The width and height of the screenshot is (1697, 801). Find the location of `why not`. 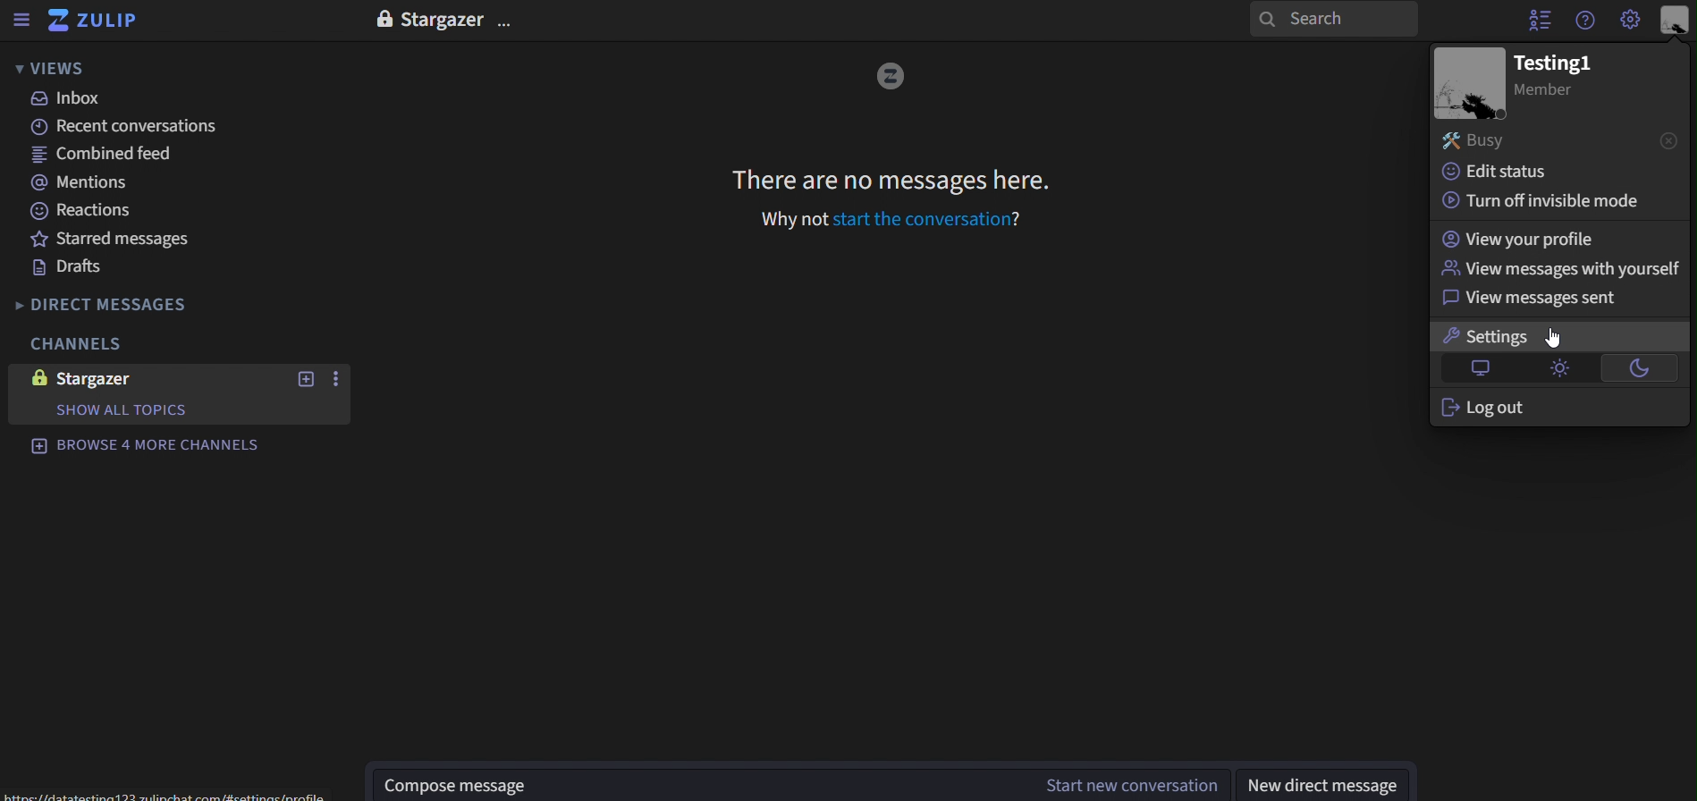

why not is located at coordinates (791, 220).